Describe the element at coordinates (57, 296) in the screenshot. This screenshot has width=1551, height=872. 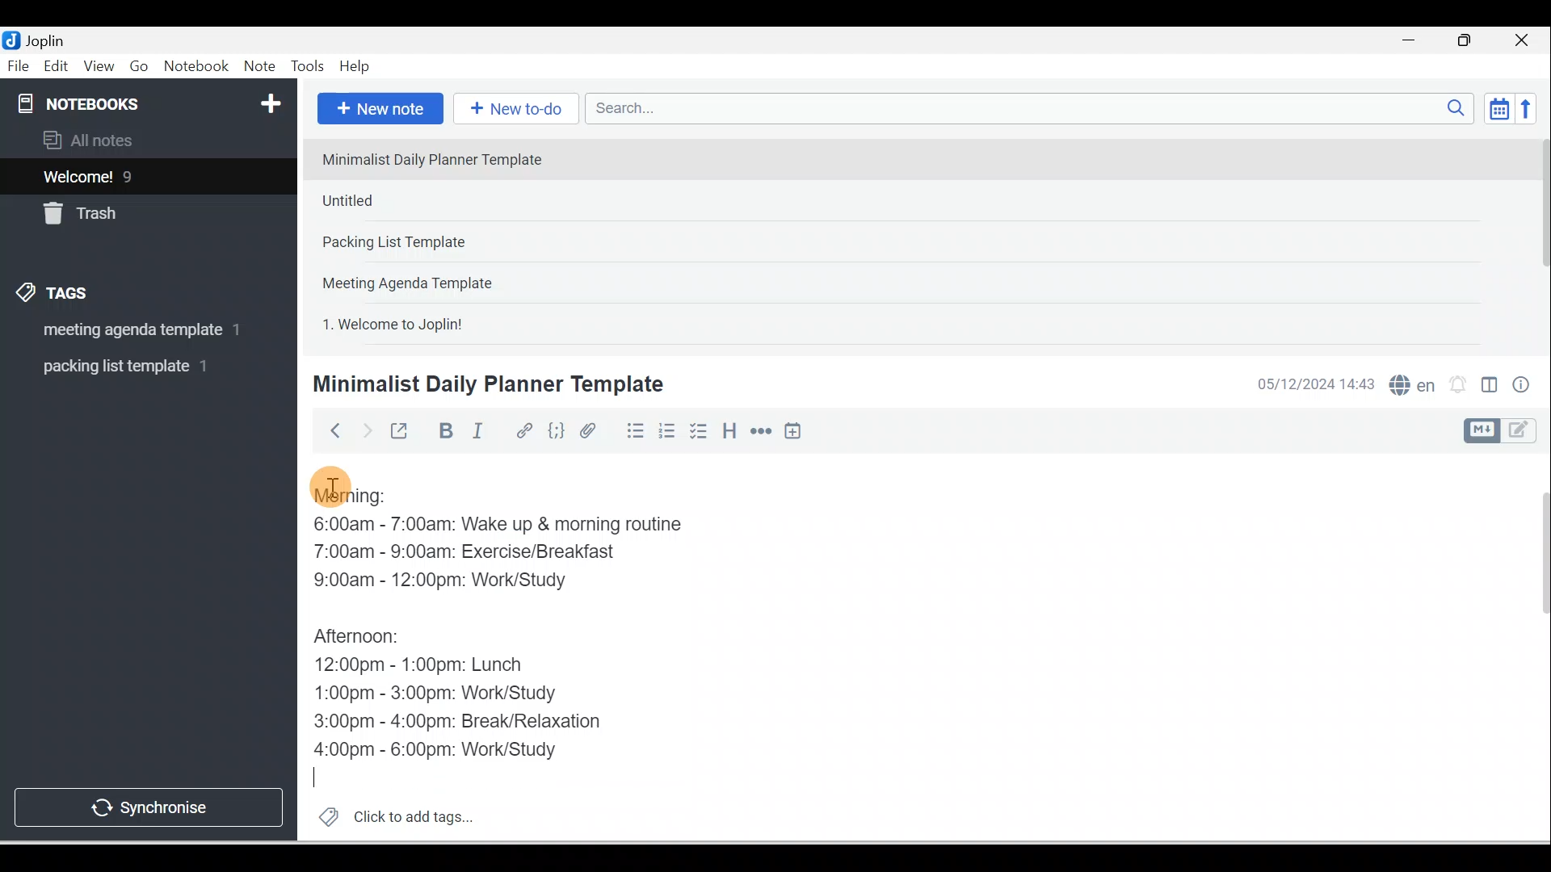
I see `Tags` at that location.